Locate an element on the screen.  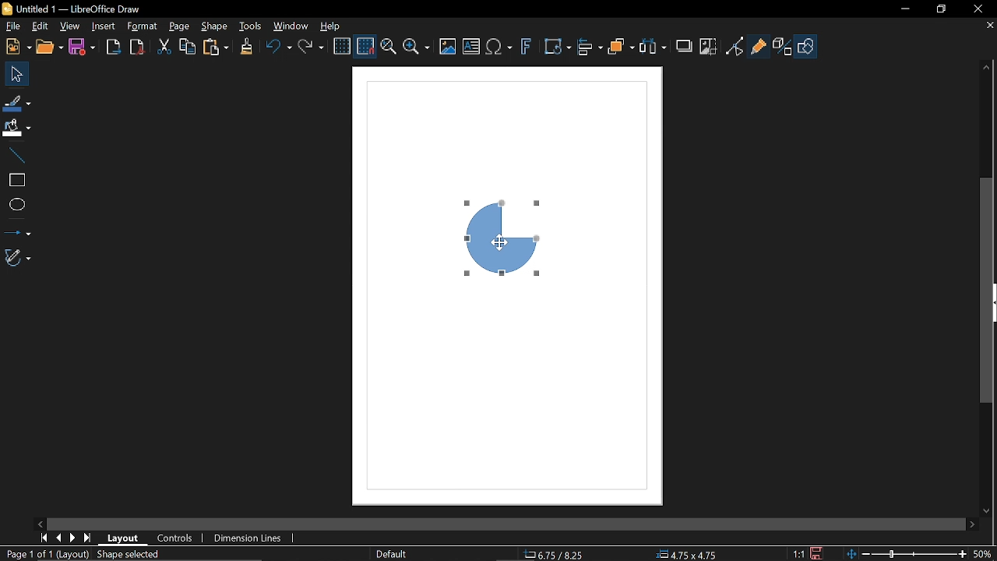
Toggle ectrusion is located at coordinates (783, 47).